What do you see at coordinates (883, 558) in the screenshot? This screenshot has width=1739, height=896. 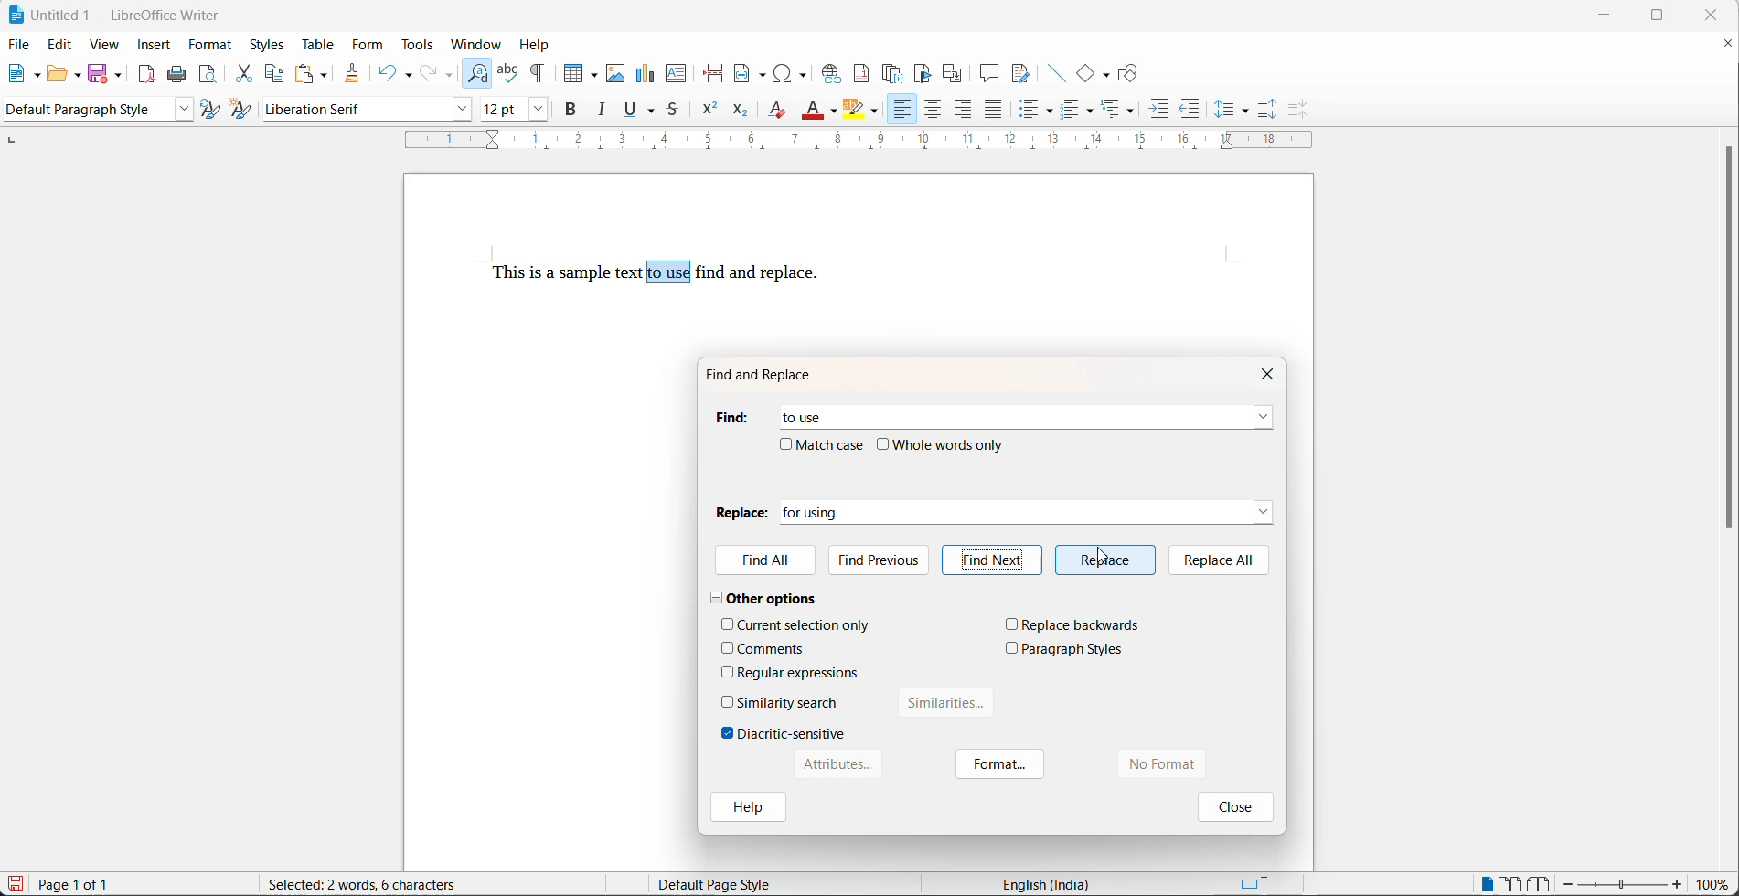 I see `find previous` at bounding box center [883, 558].